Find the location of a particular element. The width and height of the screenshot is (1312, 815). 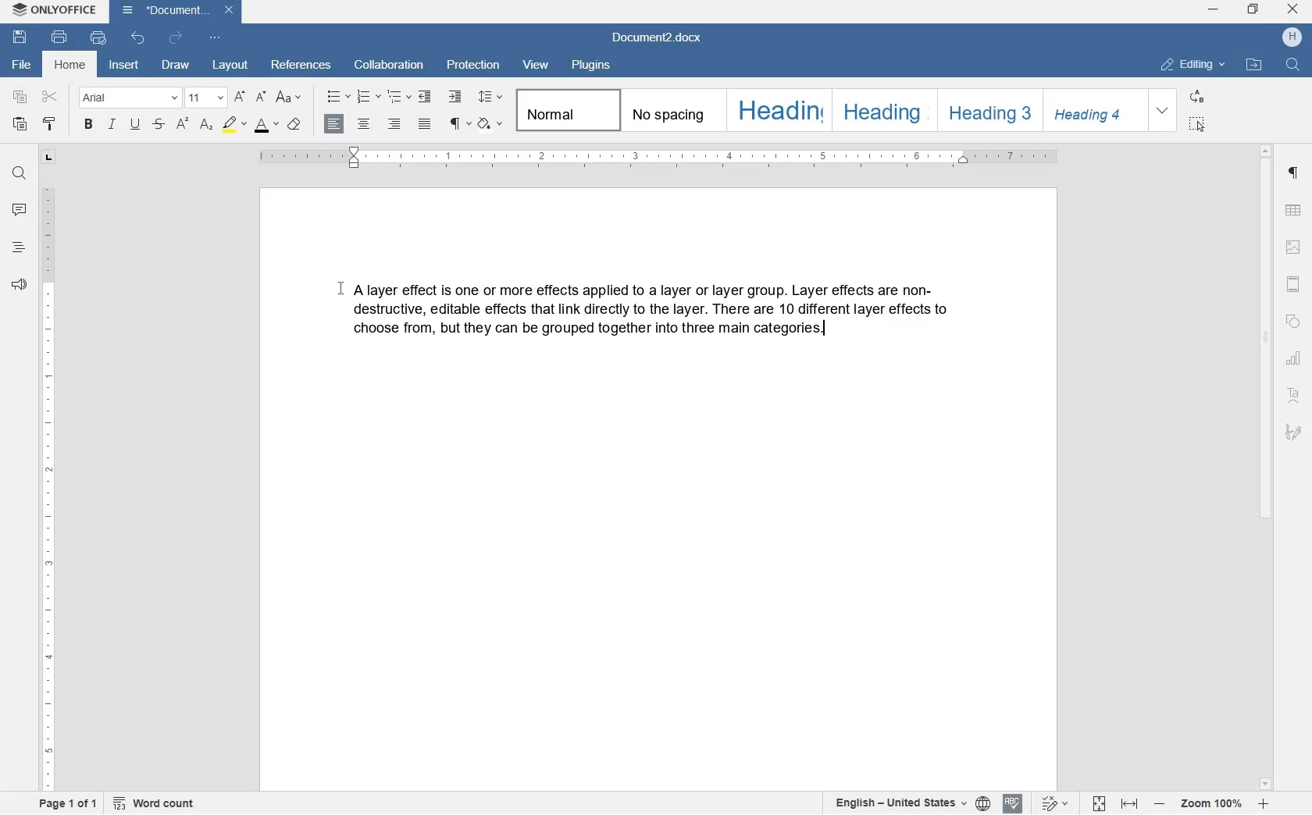

spell checking is located at coordinates (1012, 803).